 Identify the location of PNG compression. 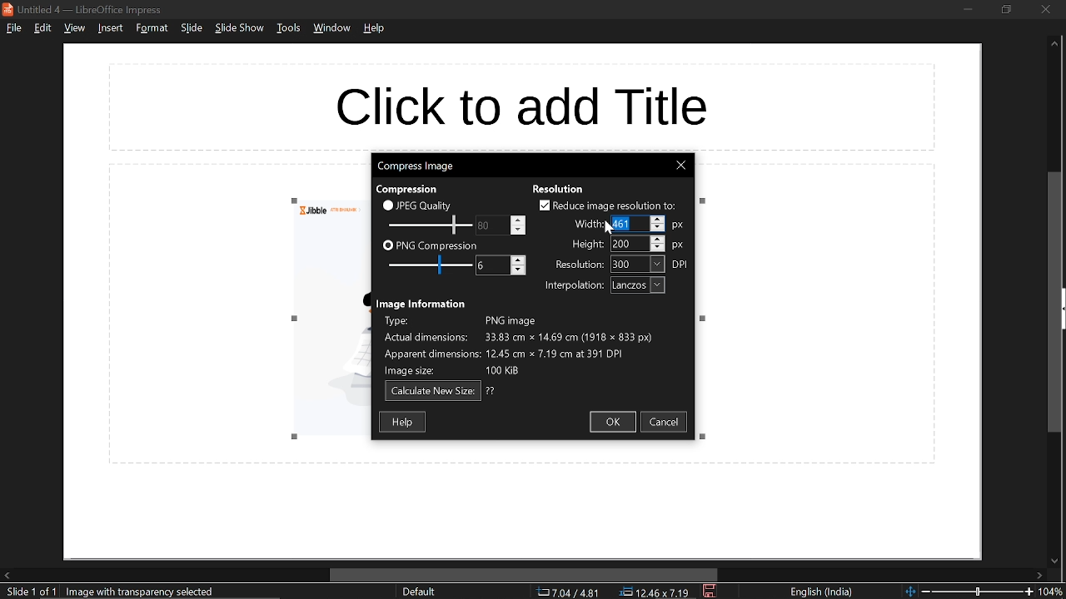
(438, 245).